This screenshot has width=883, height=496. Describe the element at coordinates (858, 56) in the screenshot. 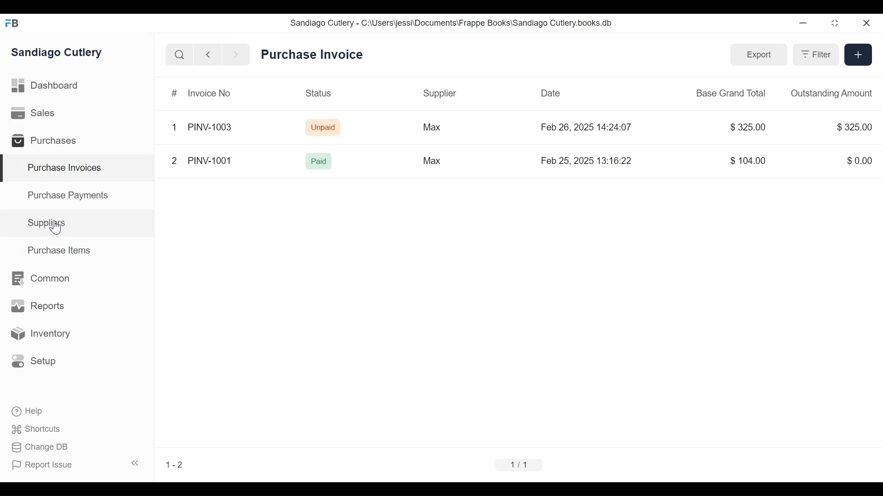

I see `Add new entry` at that location.